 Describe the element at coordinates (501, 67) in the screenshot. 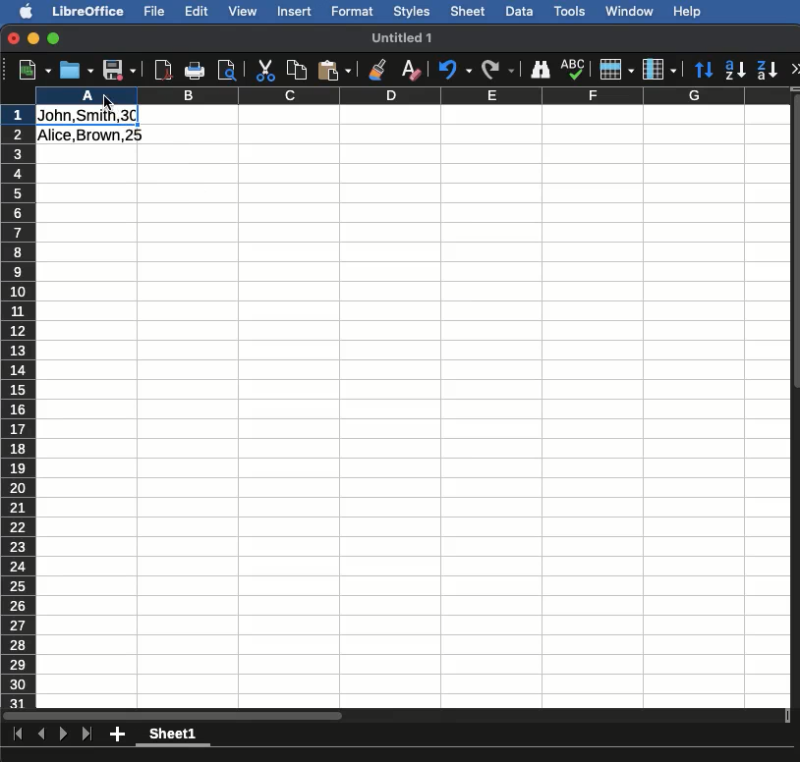

I see `Redo` at that location.